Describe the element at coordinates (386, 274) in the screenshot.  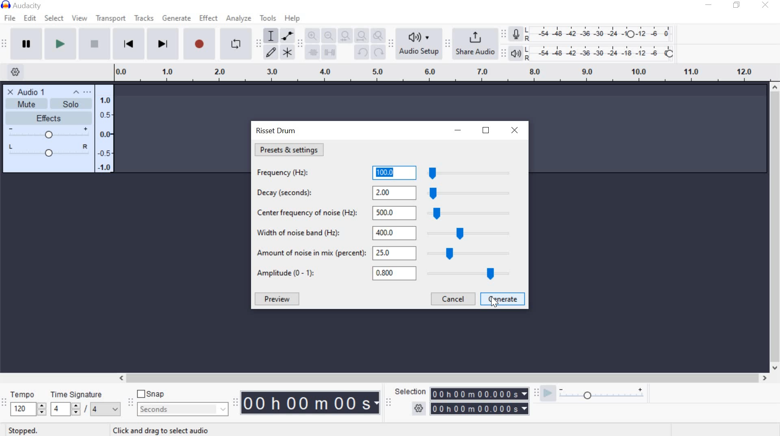
I see `Amplitude` at that location.